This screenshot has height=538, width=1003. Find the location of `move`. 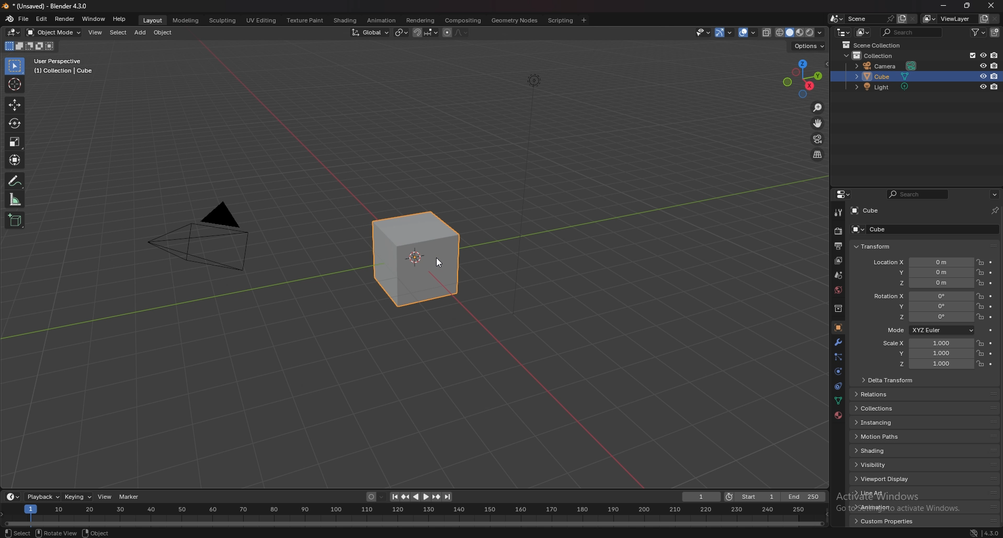

move is located at coordinates (15, 106).